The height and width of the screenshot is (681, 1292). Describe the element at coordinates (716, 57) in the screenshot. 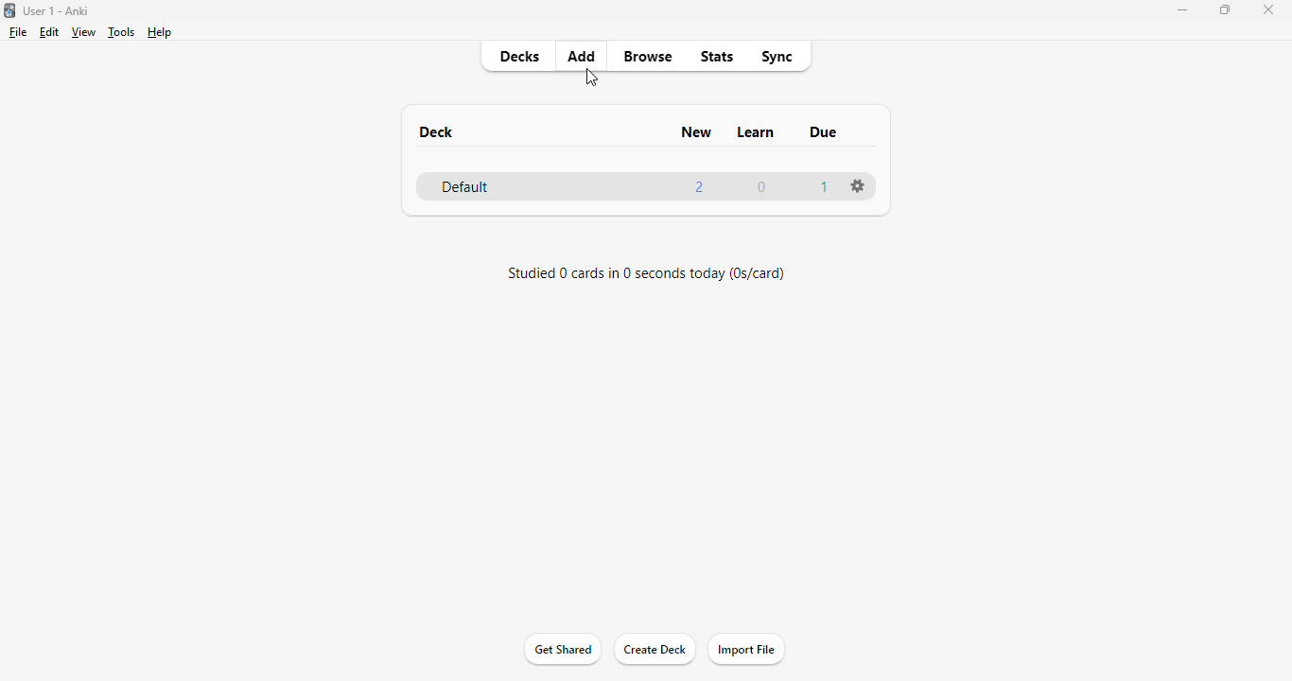

I see `stats` at that location.